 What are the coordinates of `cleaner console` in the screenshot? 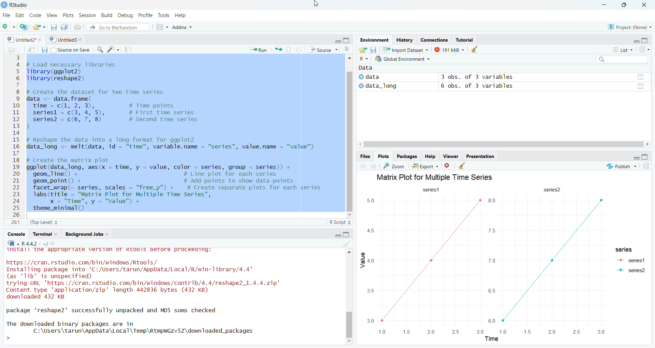 It's located at (347, 244).